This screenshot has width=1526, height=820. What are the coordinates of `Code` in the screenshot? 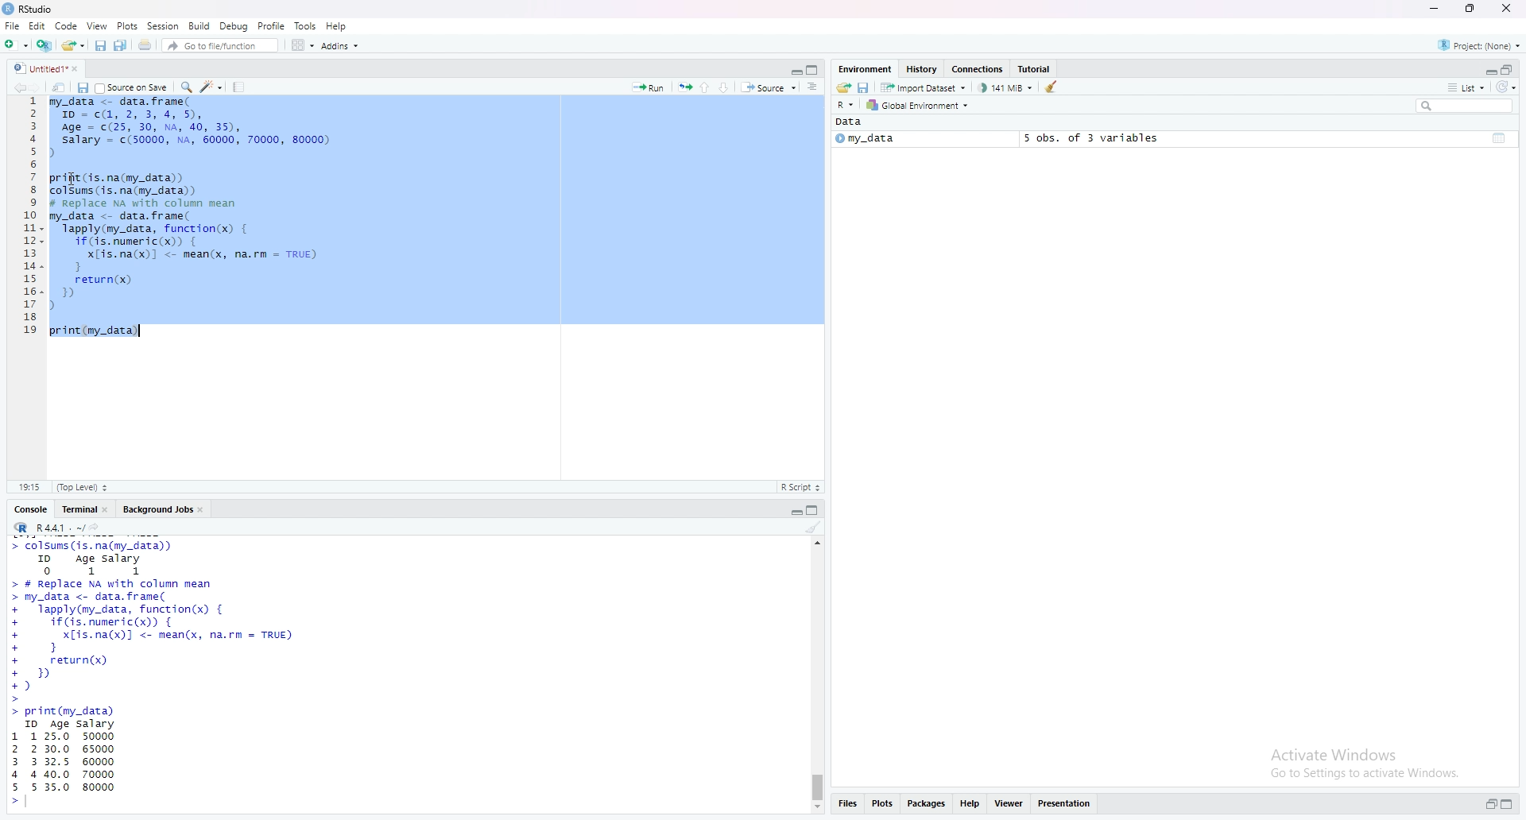 It's located at (68, 26).